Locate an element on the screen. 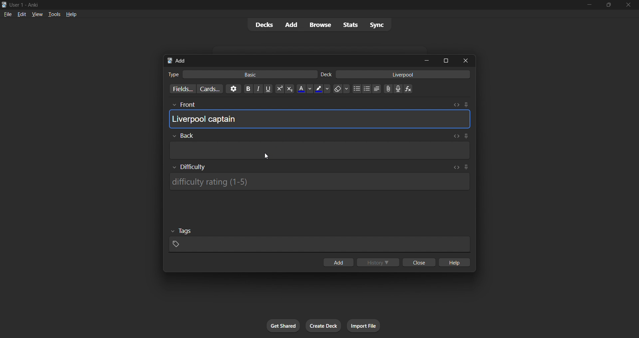  import file is located at coordinates (363, 326).